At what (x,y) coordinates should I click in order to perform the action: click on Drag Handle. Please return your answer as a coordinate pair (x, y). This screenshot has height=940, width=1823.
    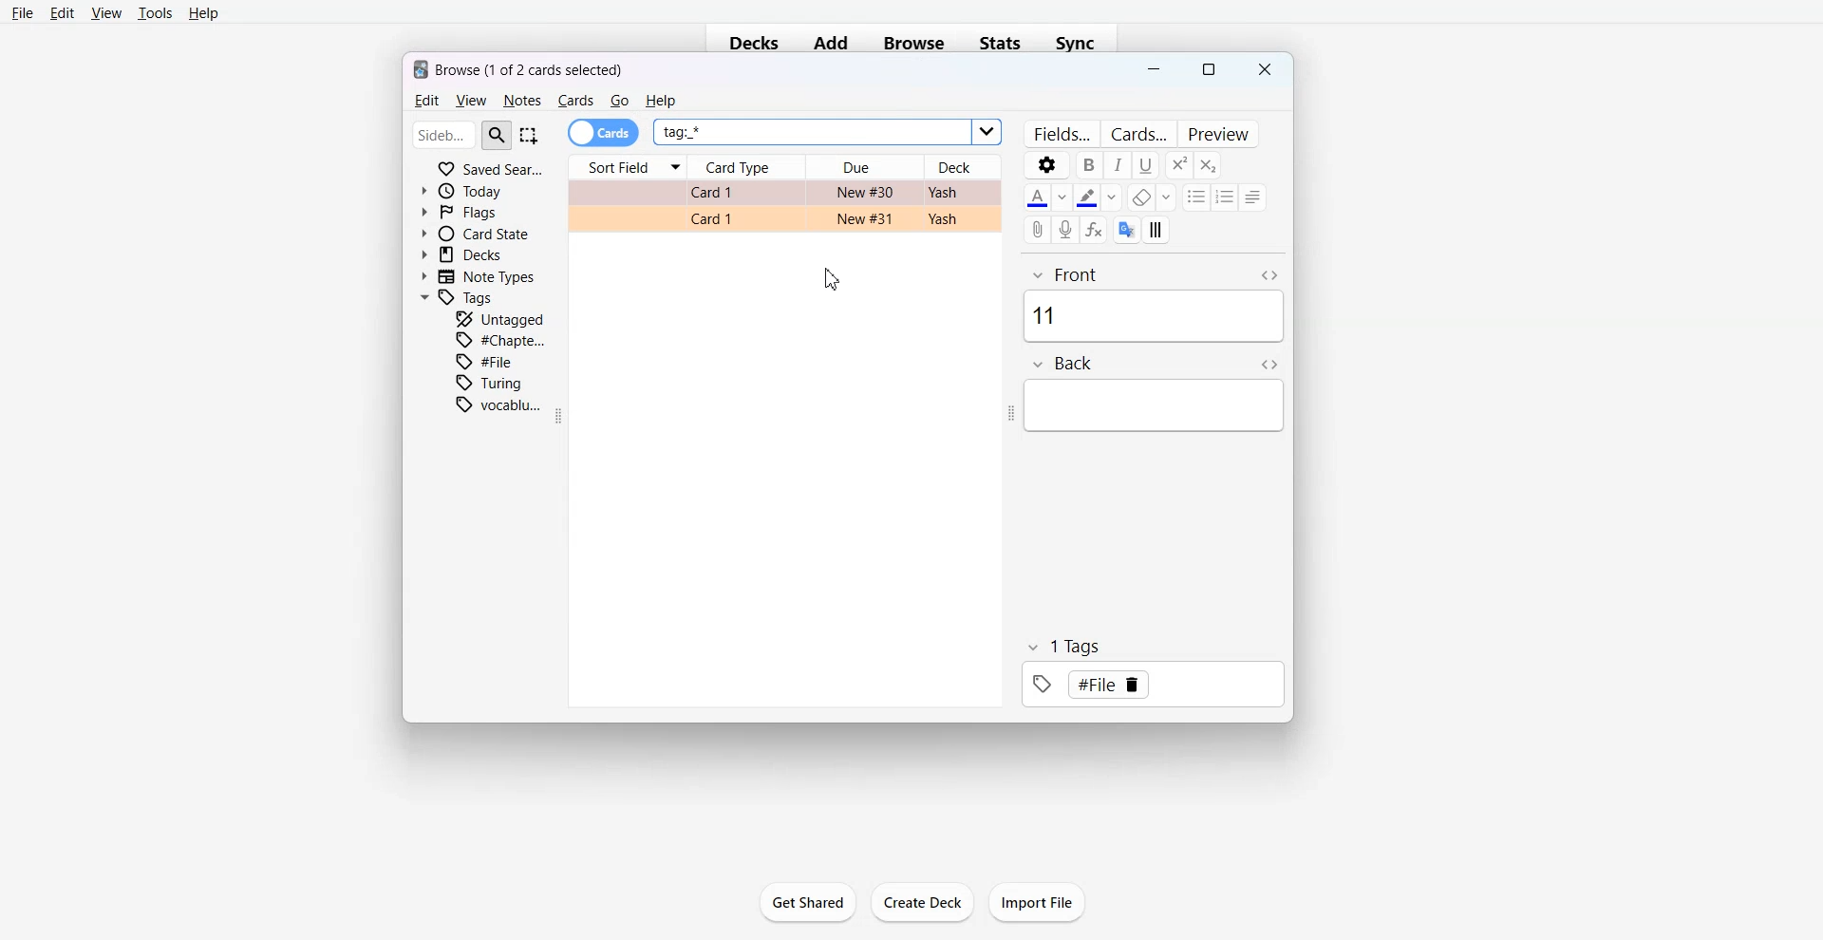
    Looking at the image, I should click on (562, 416).